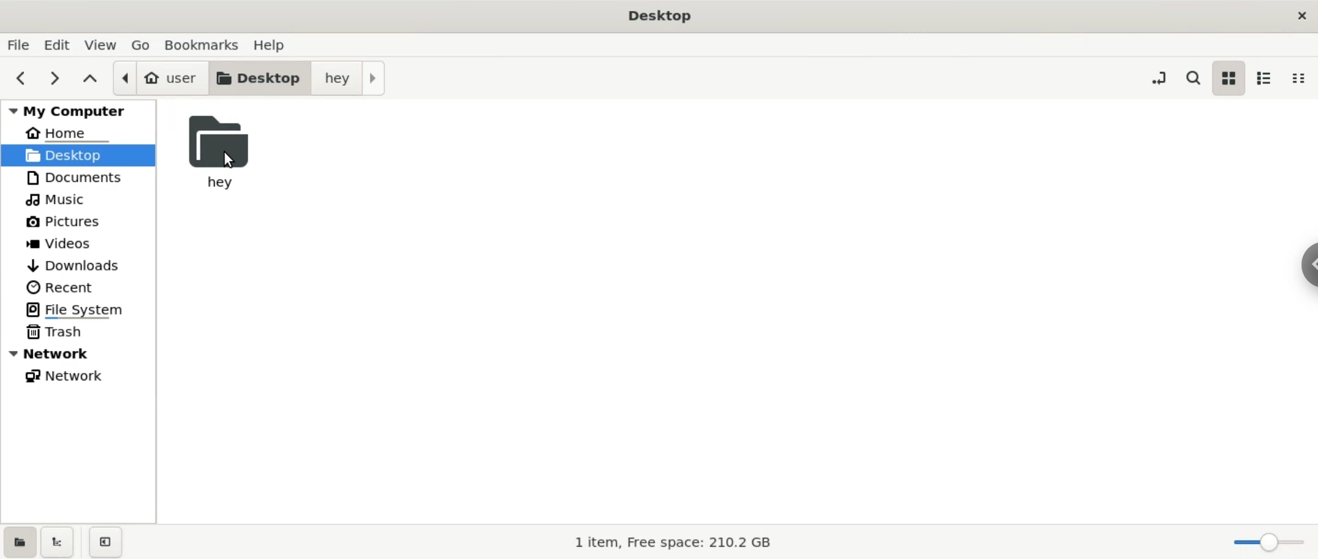 This screenshot has height=559, width=1318. I want to click on downloads, so click(81, 262).